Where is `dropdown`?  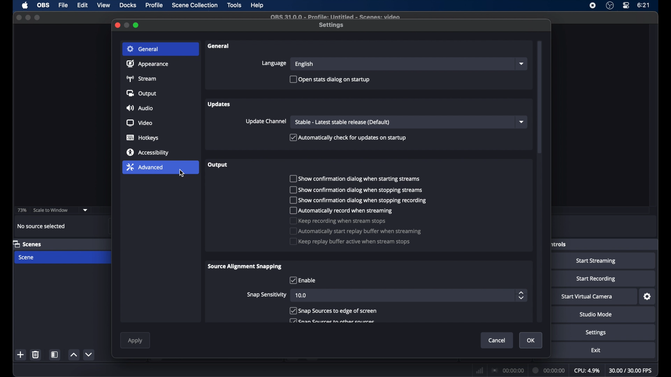
dropdown is located at coordinates (86, 210).